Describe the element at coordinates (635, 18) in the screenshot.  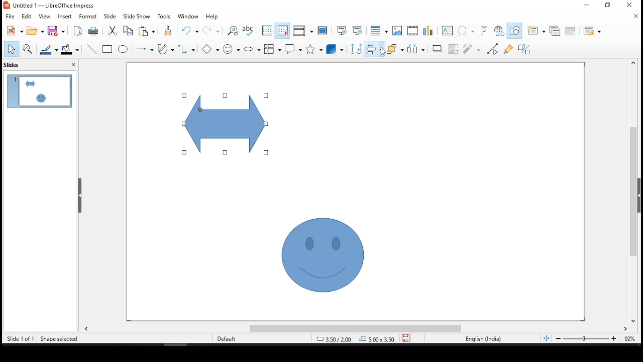
I see `close` at that location.